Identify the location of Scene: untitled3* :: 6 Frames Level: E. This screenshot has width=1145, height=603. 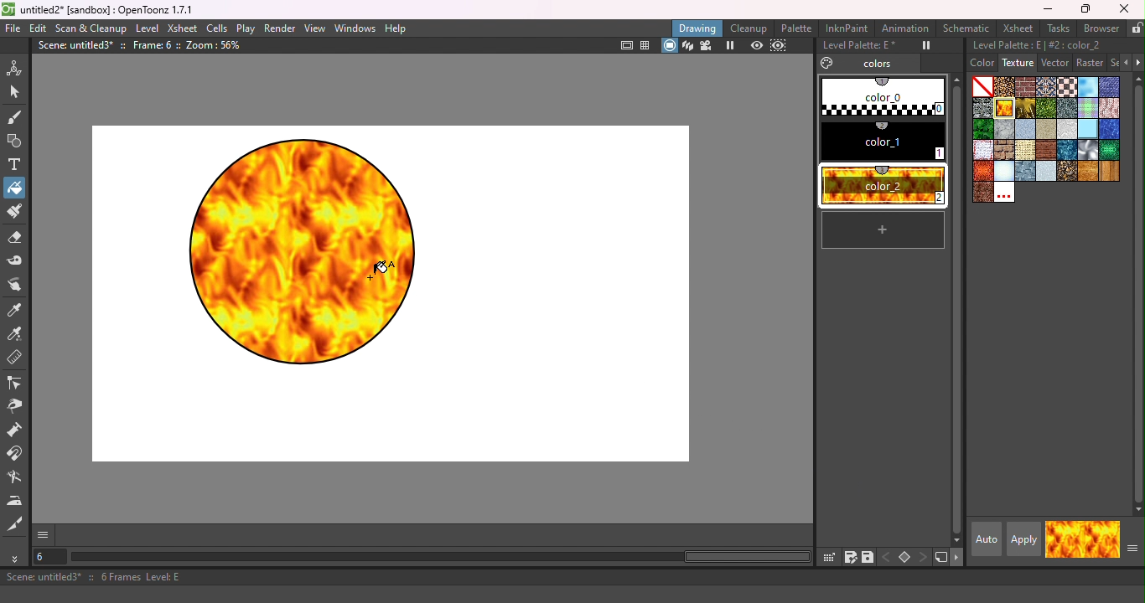
(572, 579).